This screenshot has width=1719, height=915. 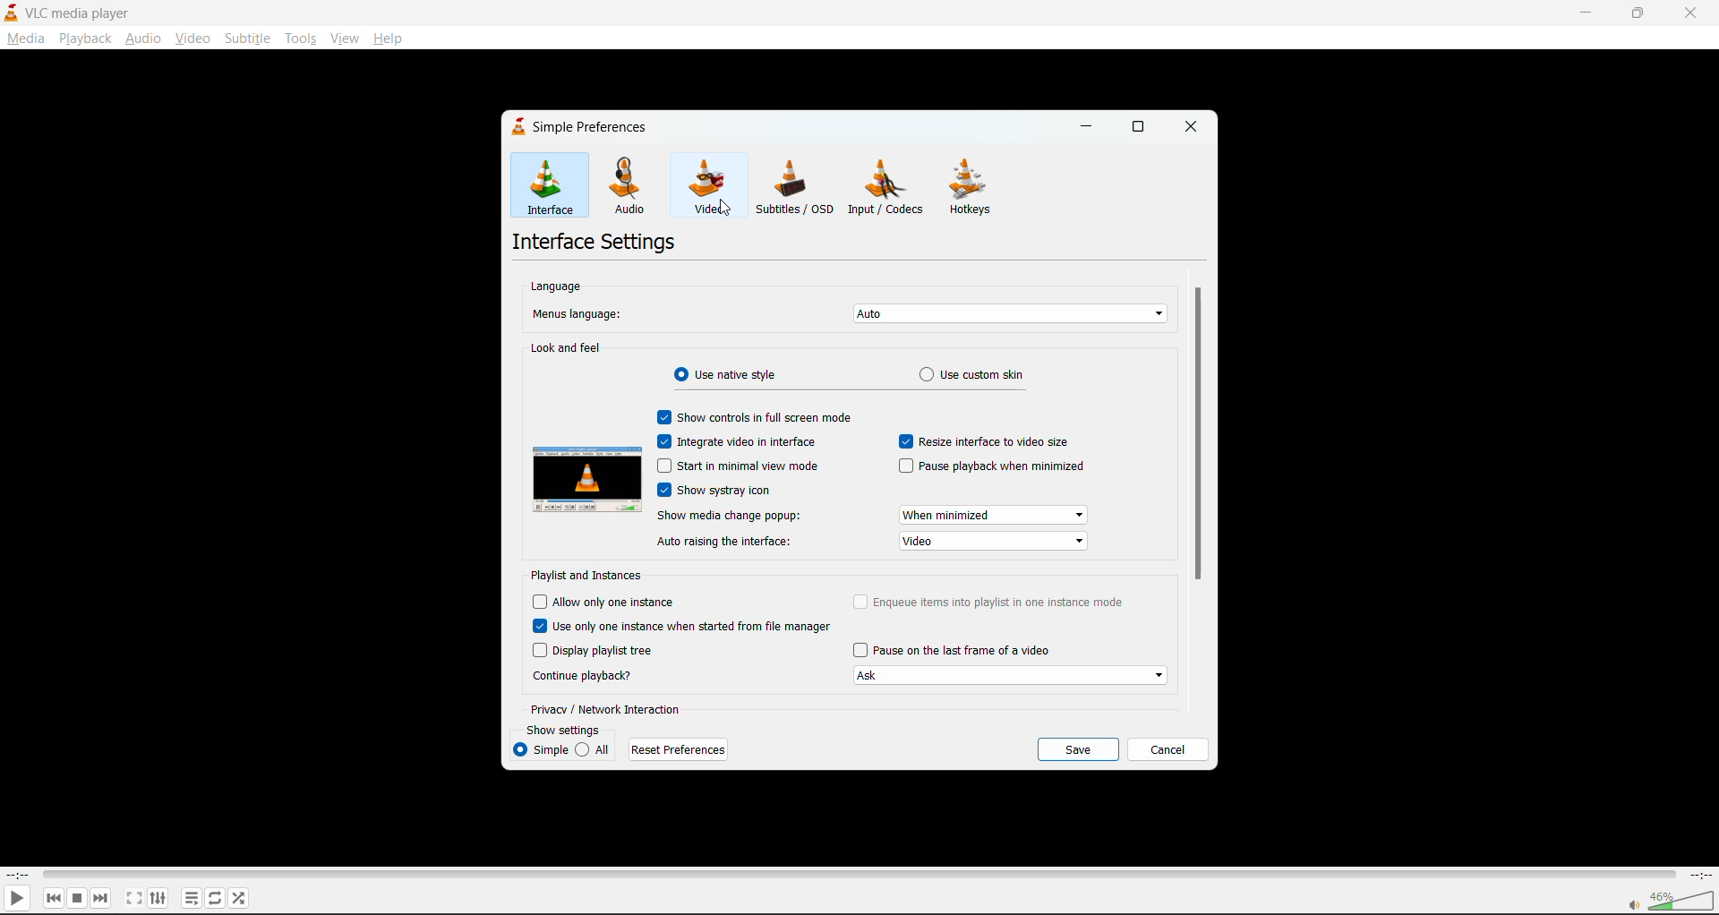 I want to click on use native style, so click(x=728, y=377).